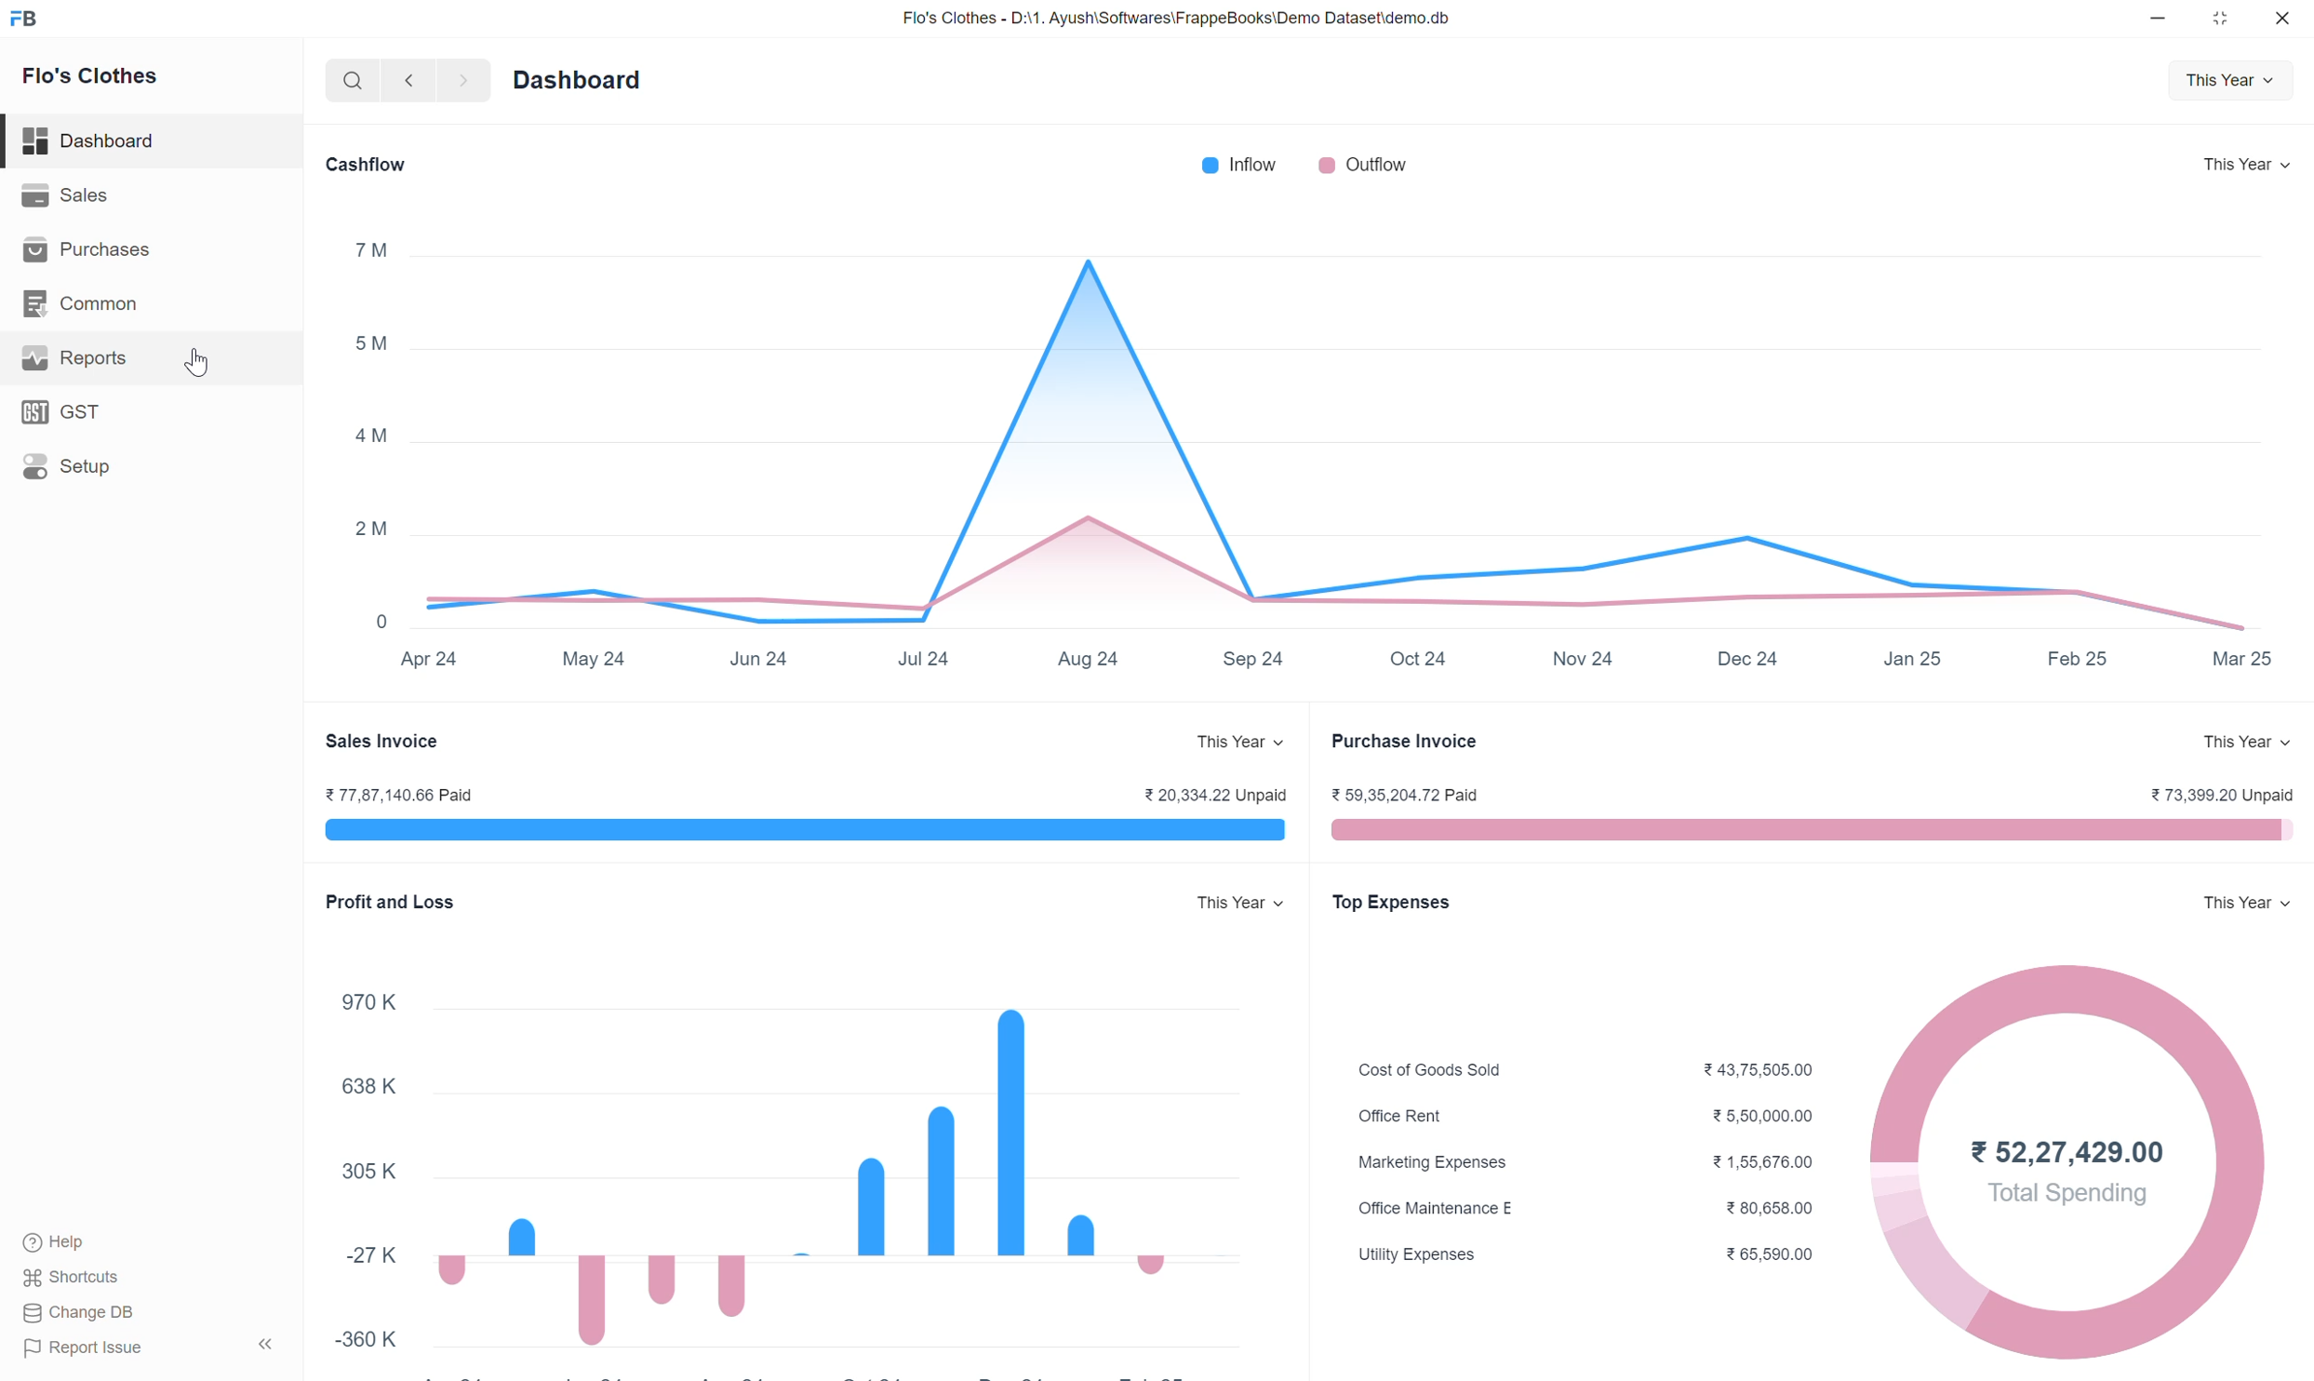 Image resolution: width=2314 pixels, height=1381 pixels. Describe the element at coordinates (371, 530) in the screenshot. I see `2M` at that location.